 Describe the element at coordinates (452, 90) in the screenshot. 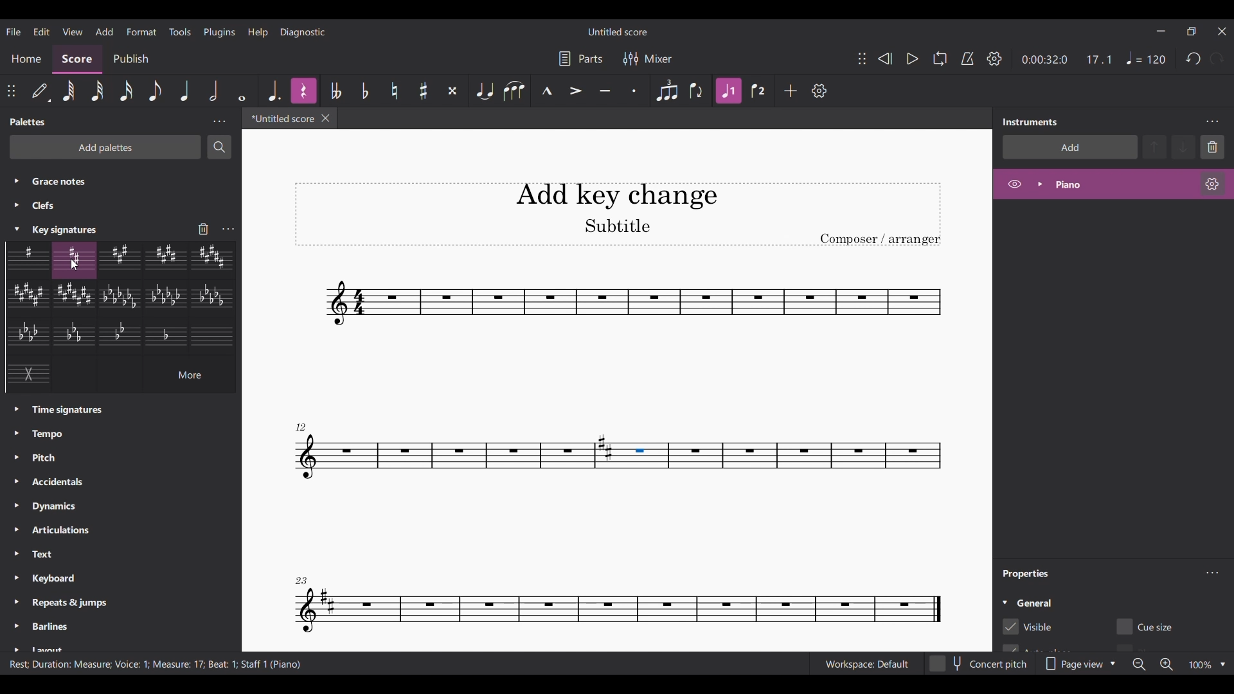

I see `Toggle double sharp` at that location.